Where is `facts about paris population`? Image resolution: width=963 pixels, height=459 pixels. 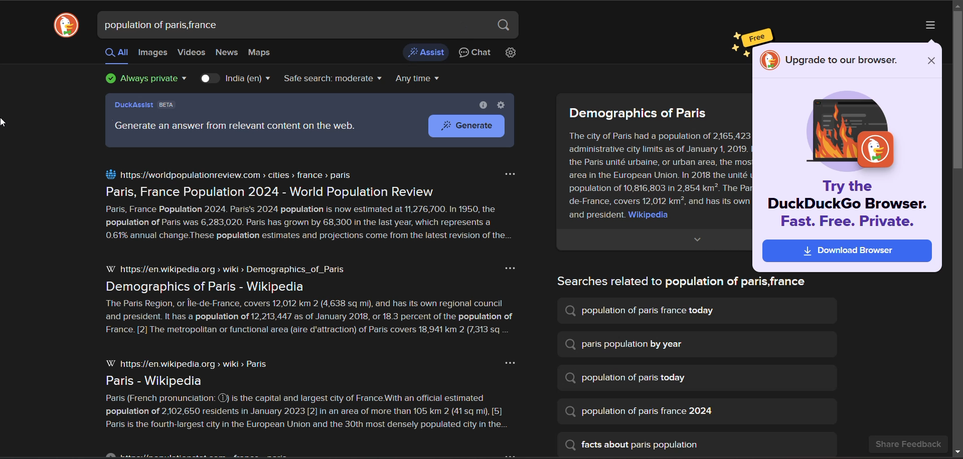 facts about paris population is located at coordinates (634, 445).